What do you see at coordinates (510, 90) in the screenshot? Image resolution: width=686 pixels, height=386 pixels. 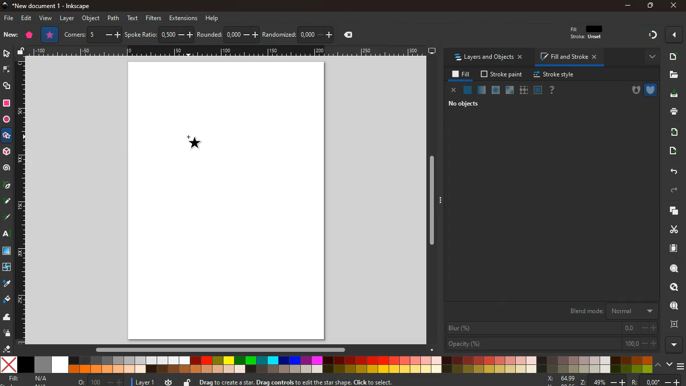 I see `glass` at bounding box center [510, 90].